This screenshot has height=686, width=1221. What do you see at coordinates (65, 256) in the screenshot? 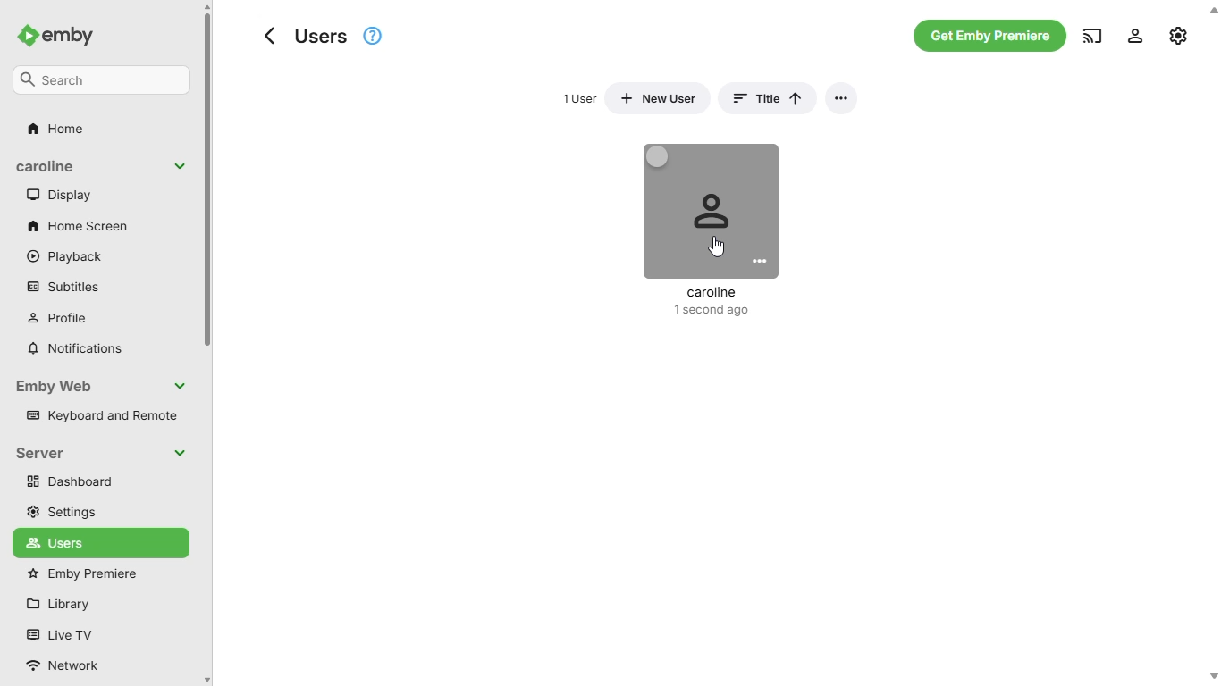
I see `playback` at bounding box center [65, 256].